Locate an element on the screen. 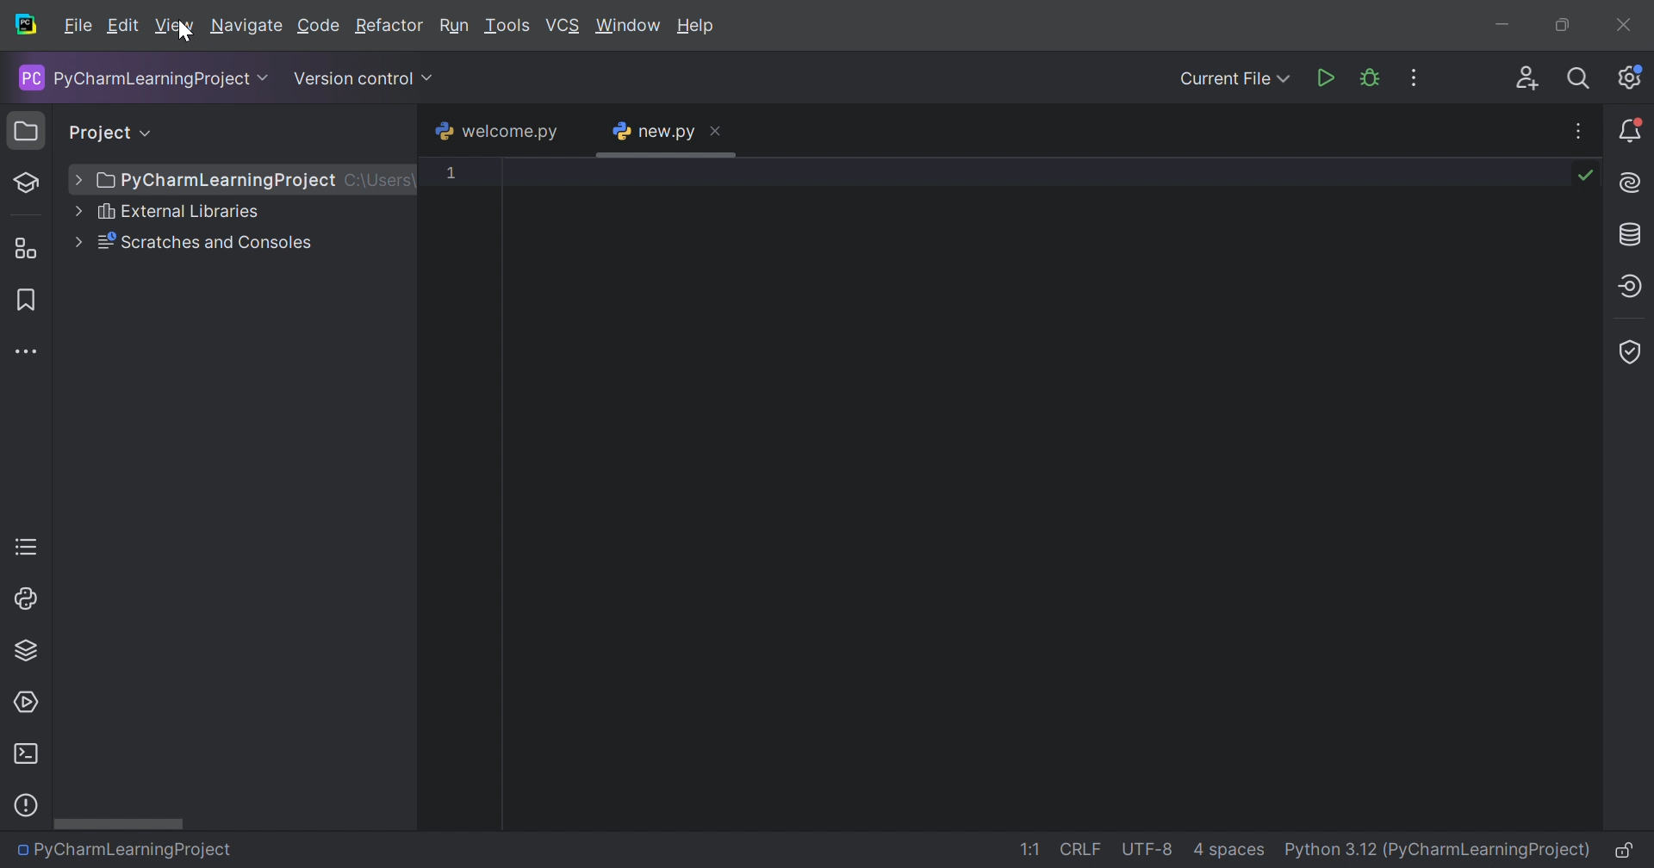 Image resolution: width=1654 pixels, height=868 pixels. Run is located at coordinates (456, 26).